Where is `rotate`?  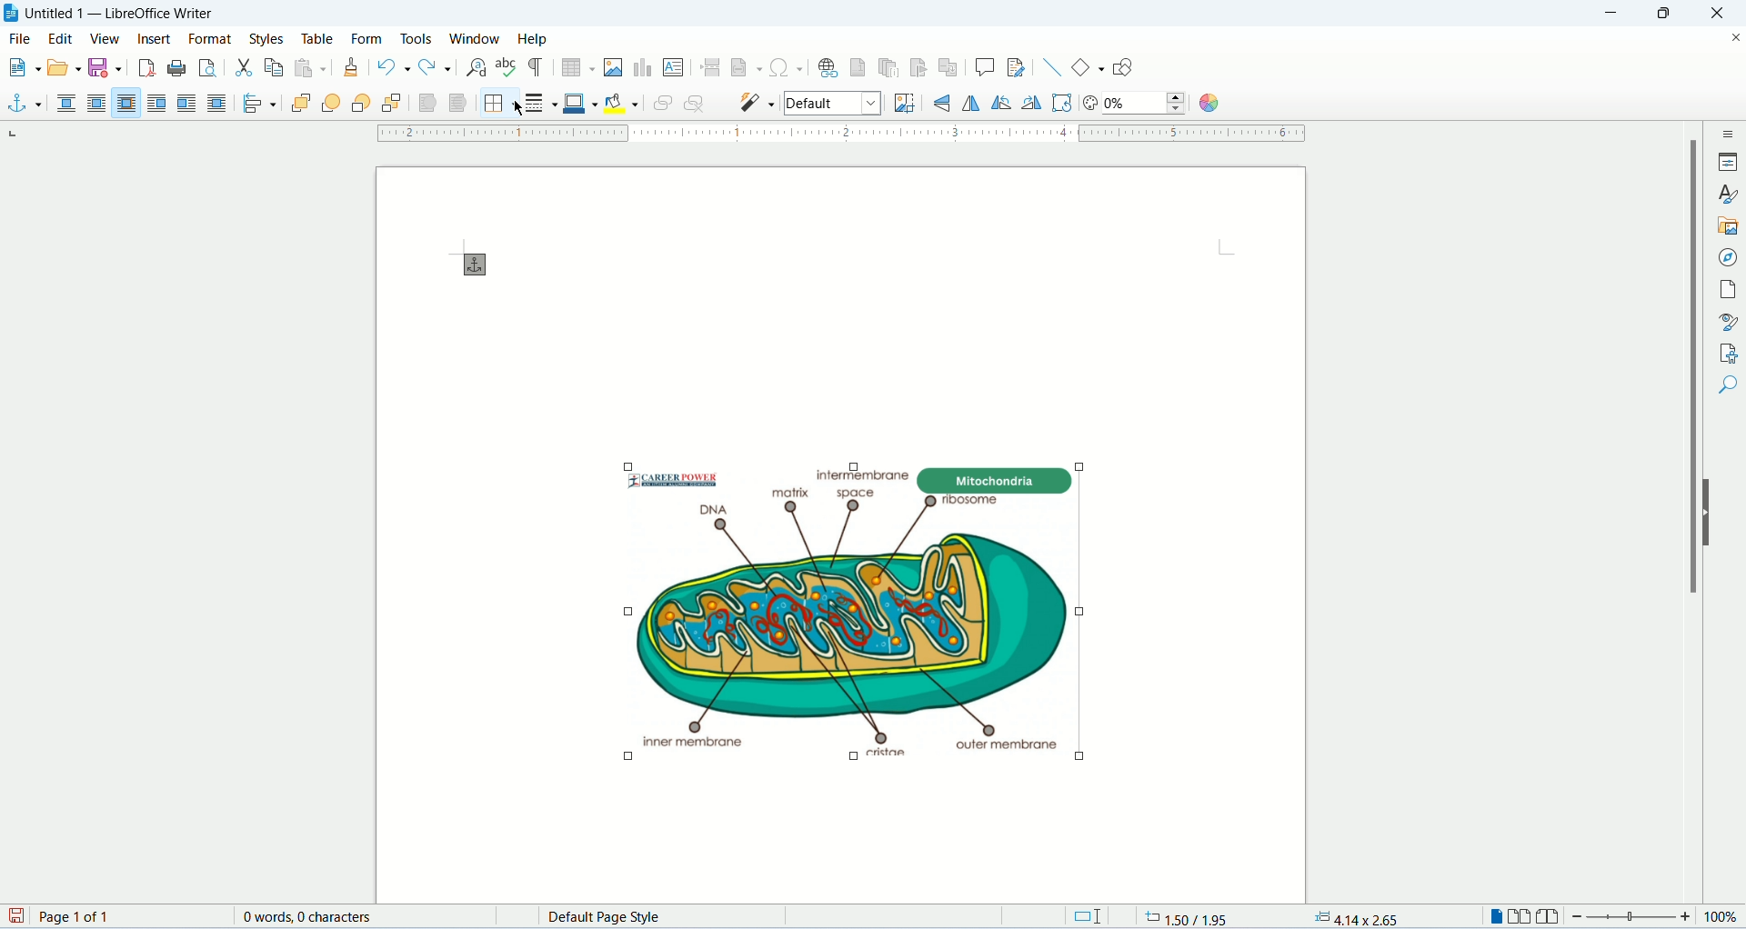
rotate is located at coordinates (1064, 104).